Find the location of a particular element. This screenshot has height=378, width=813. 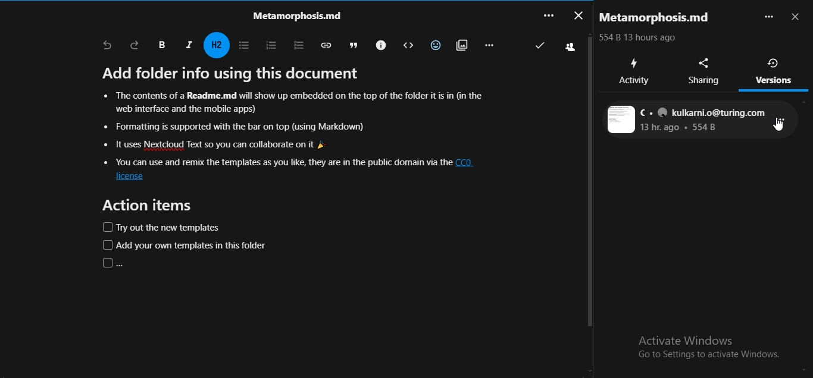

versions is located at coordinates (774, 71).